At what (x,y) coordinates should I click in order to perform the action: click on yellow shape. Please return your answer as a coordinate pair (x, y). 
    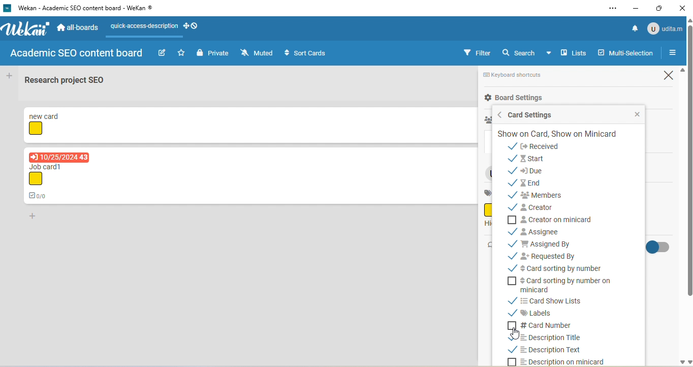
    Looking at the image, I should click on (37, 179).